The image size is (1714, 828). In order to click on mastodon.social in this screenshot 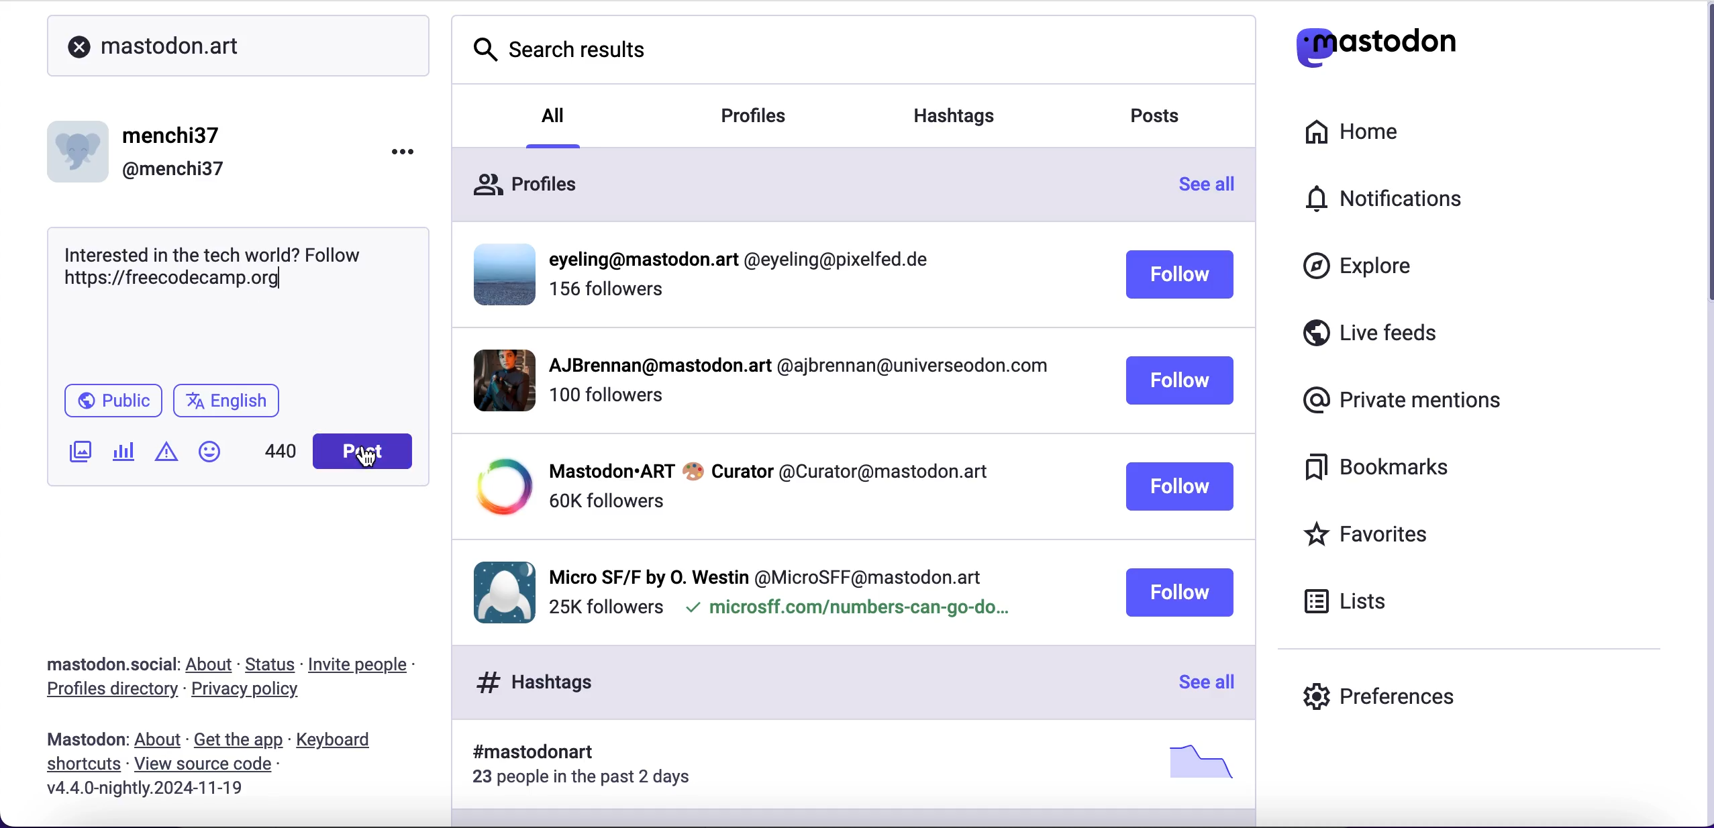, I will do `click(107, 663)`.